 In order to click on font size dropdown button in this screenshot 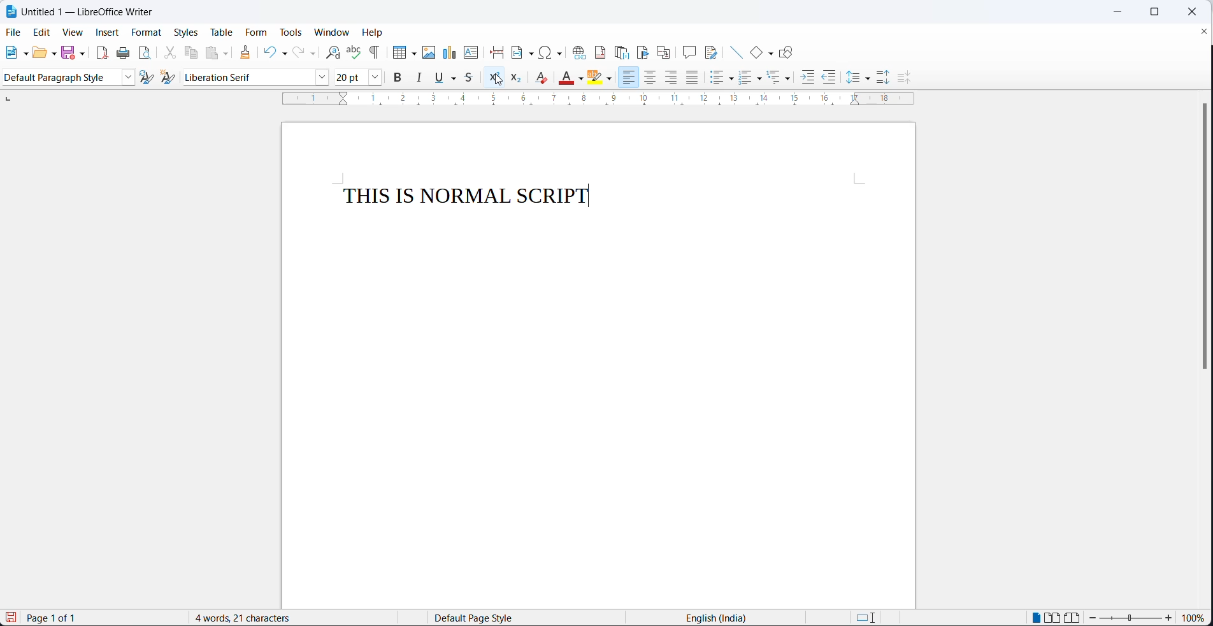, I will do `click(376, 77)`.